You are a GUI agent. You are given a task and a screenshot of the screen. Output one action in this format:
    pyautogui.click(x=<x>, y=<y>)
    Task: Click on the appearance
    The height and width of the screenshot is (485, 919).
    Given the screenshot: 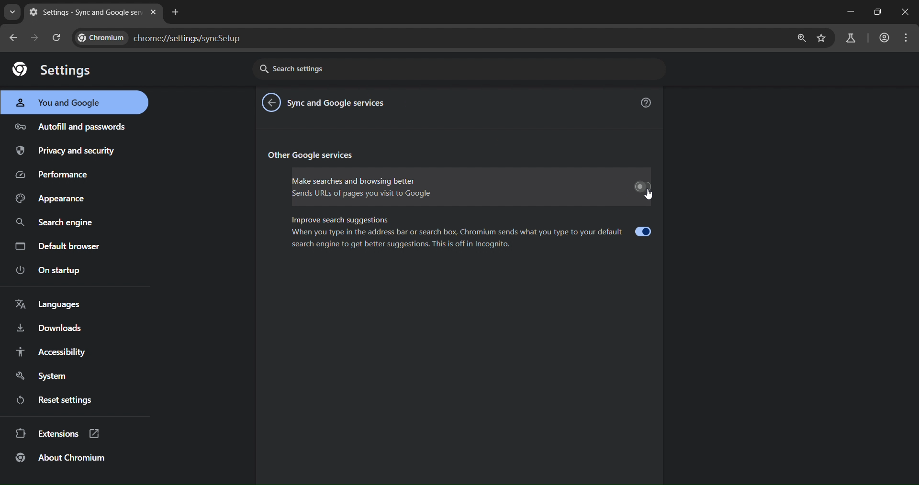 What is the action you would take?
    pyautogui.click(x=54, y=199)
    